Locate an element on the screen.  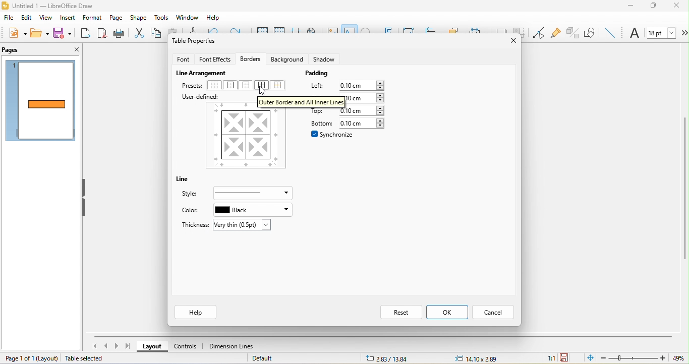
border style is located at coordinates (253, 194).